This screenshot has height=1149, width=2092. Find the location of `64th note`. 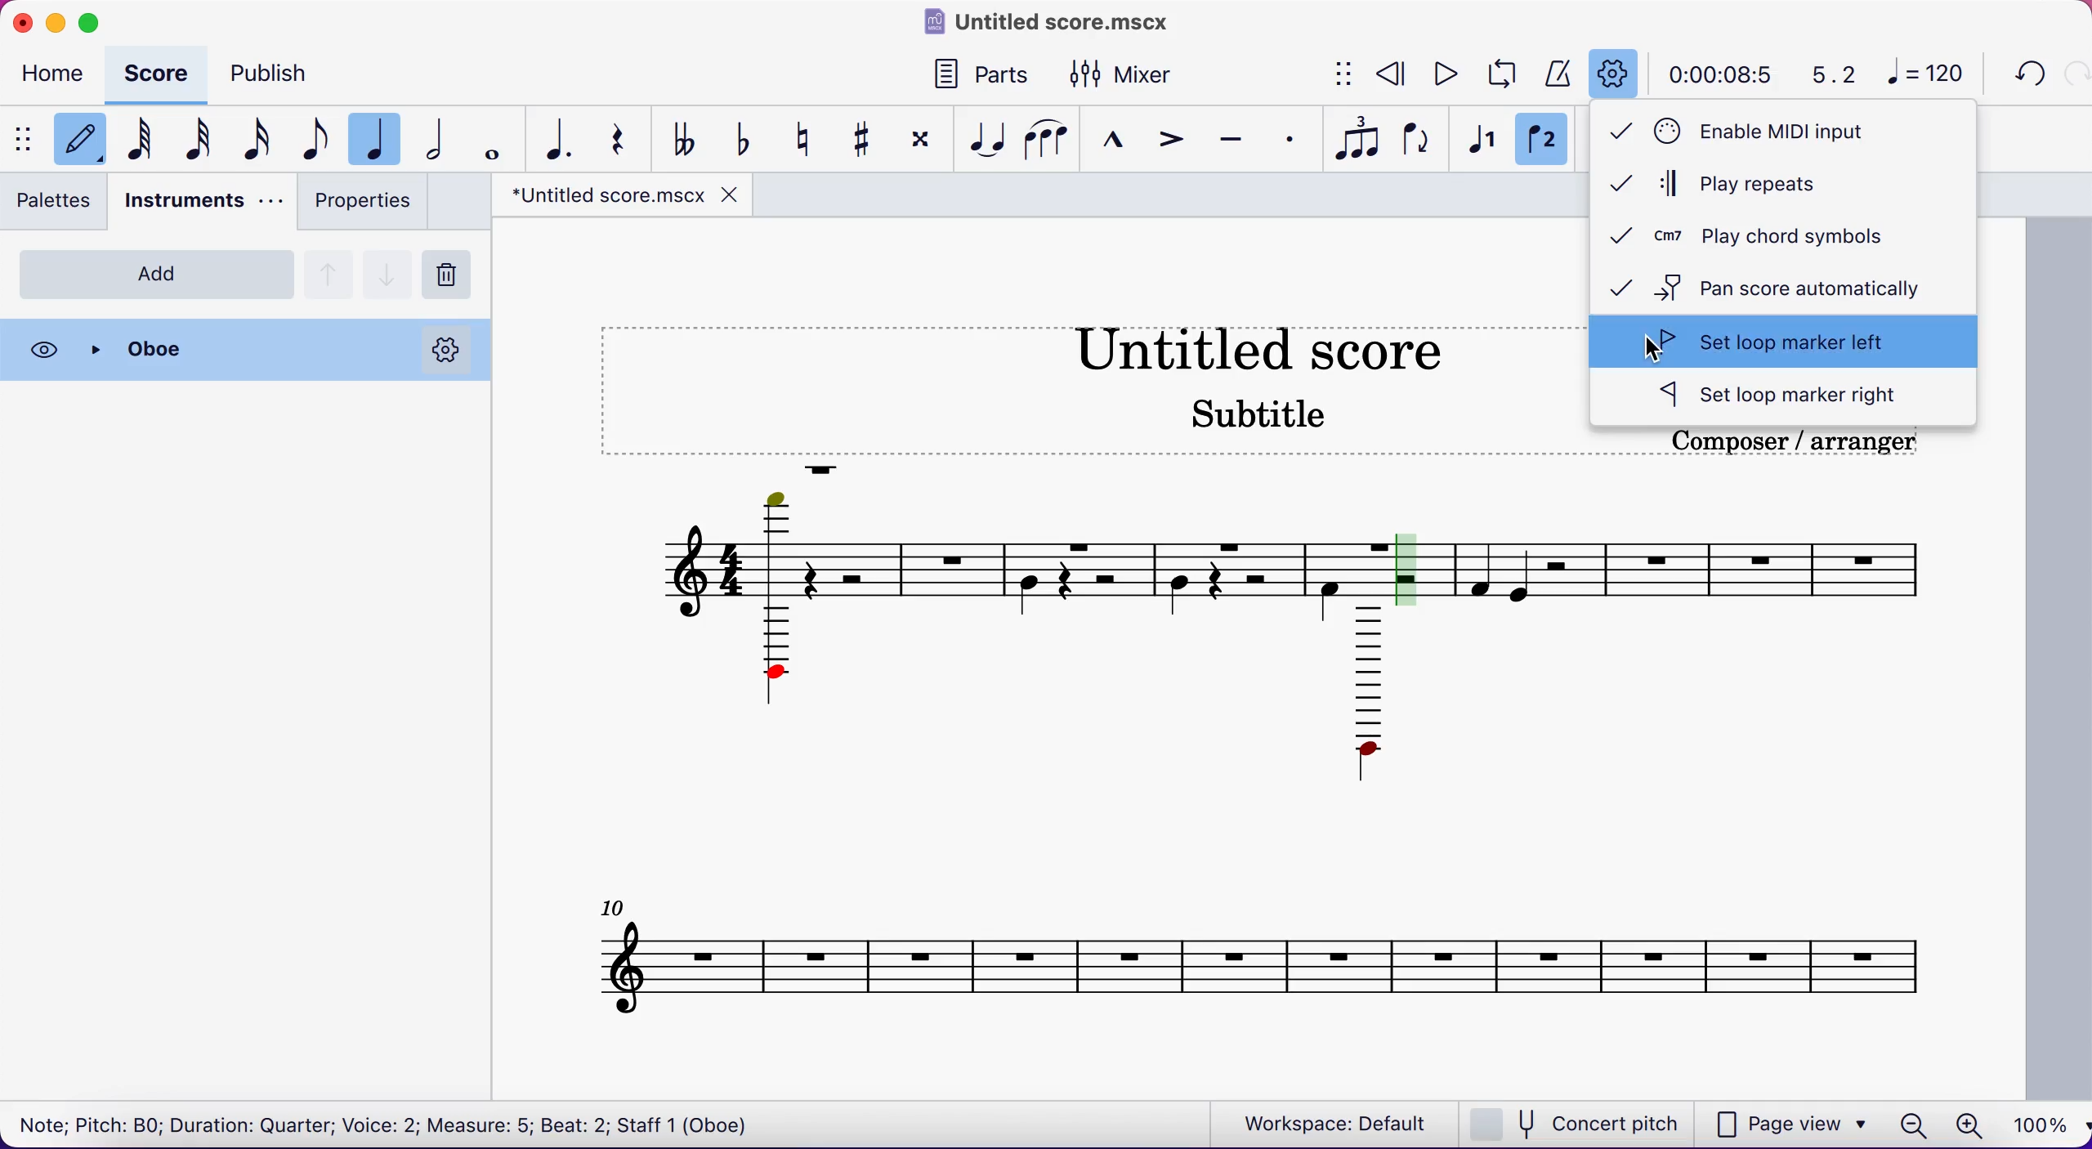

64th note is located at coordinates (137, 142).